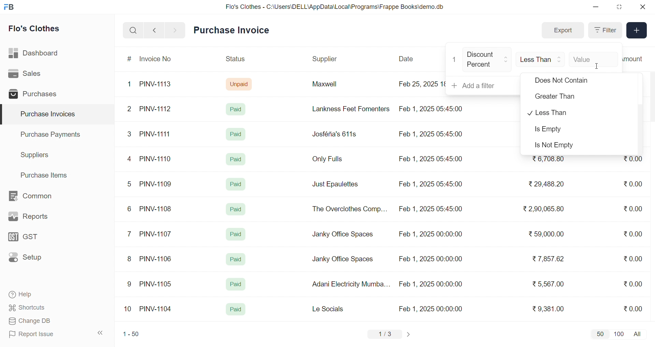 The width and height of the screenshot is (655, 347). What do you see at coordinates (129, 134) in the screenshot?
I see `3` at bounding box center [129, 134].